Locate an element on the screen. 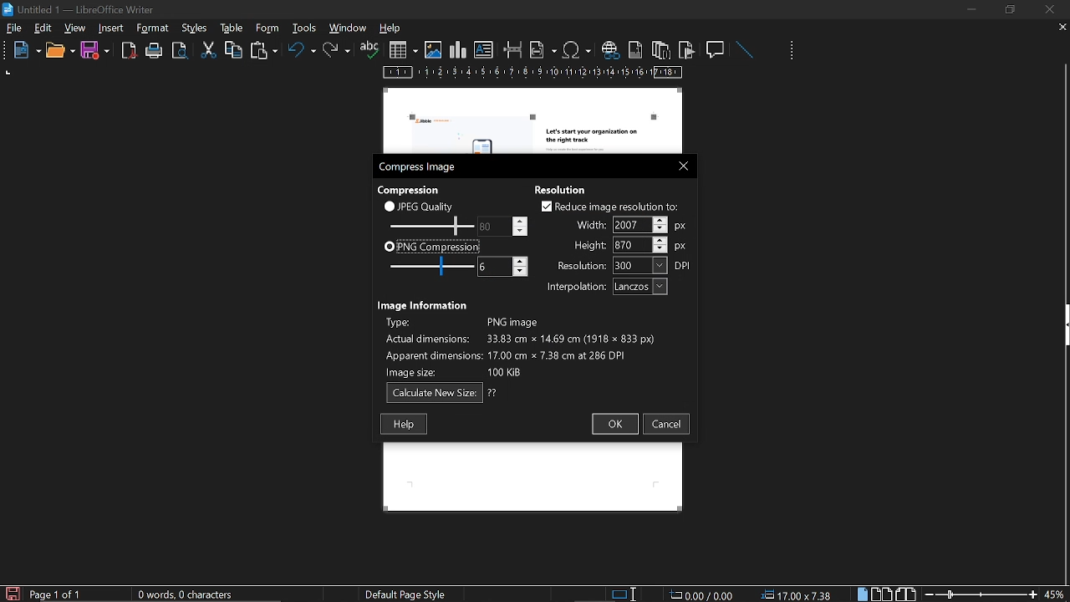 The height and width of the screenshot is (602, 1070). change zoom is located at coordinates (981, 594).